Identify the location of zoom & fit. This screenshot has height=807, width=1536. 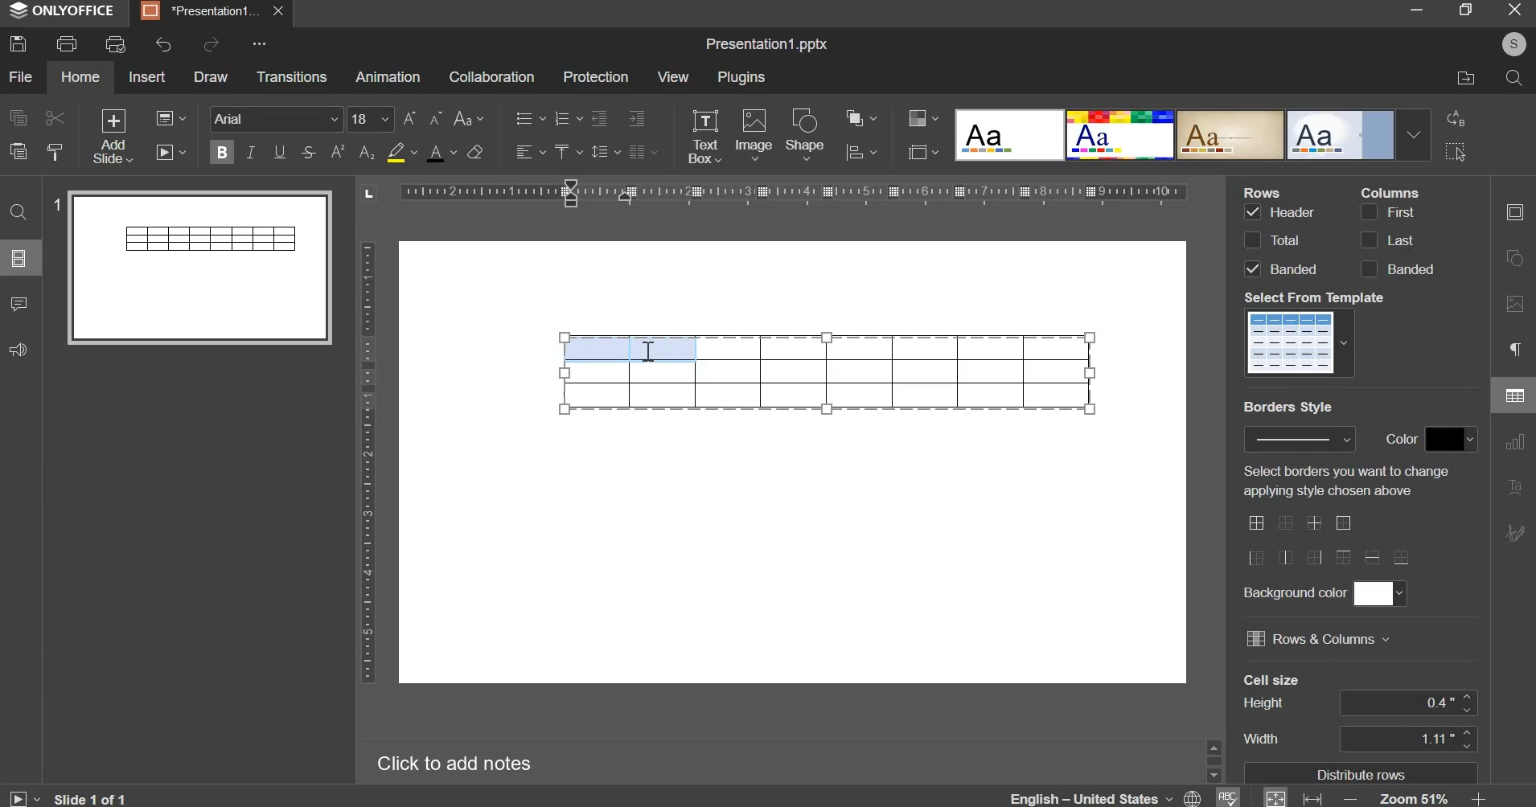
(1374, 797).